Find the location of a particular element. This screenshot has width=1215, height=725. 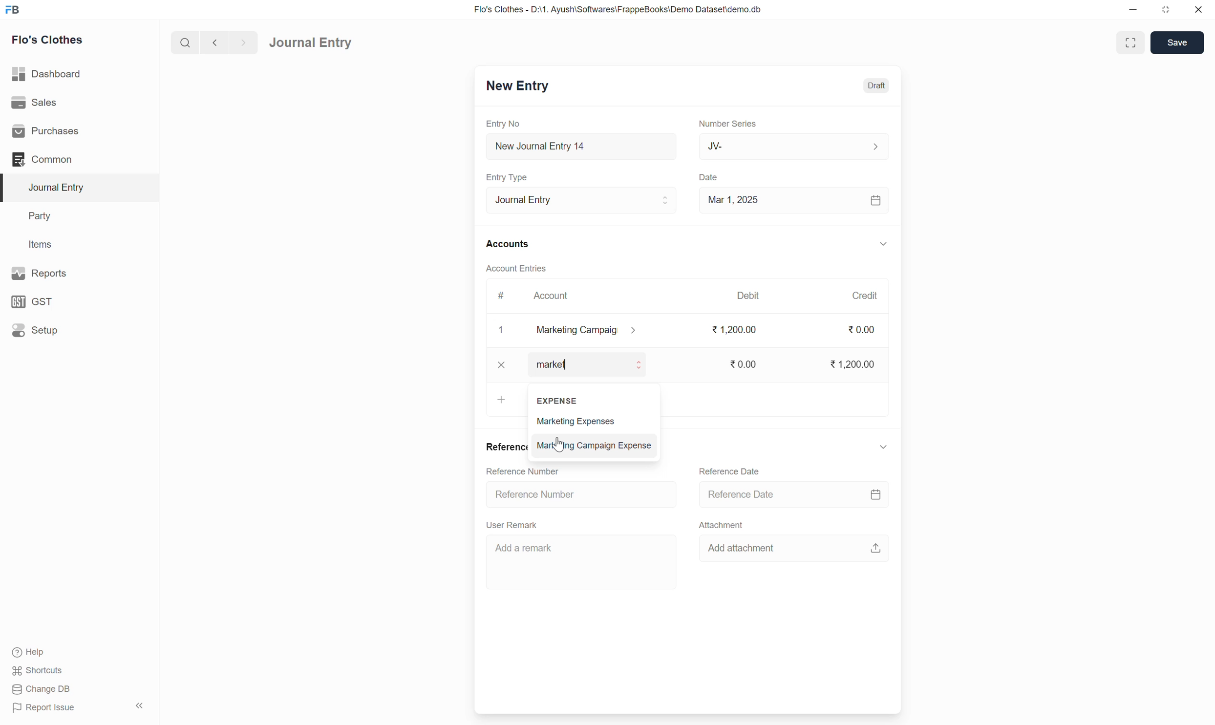

expense is located at coordinates (561, 401).